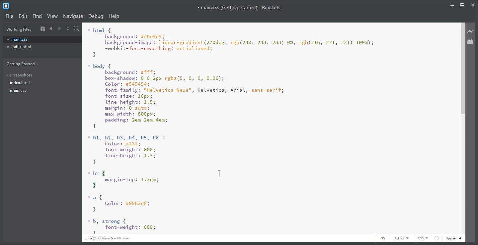  Describe the element at coordinates (108, 238) in the screenshot. I see `Line 19, Column 25 — 80 Lines` at that location.